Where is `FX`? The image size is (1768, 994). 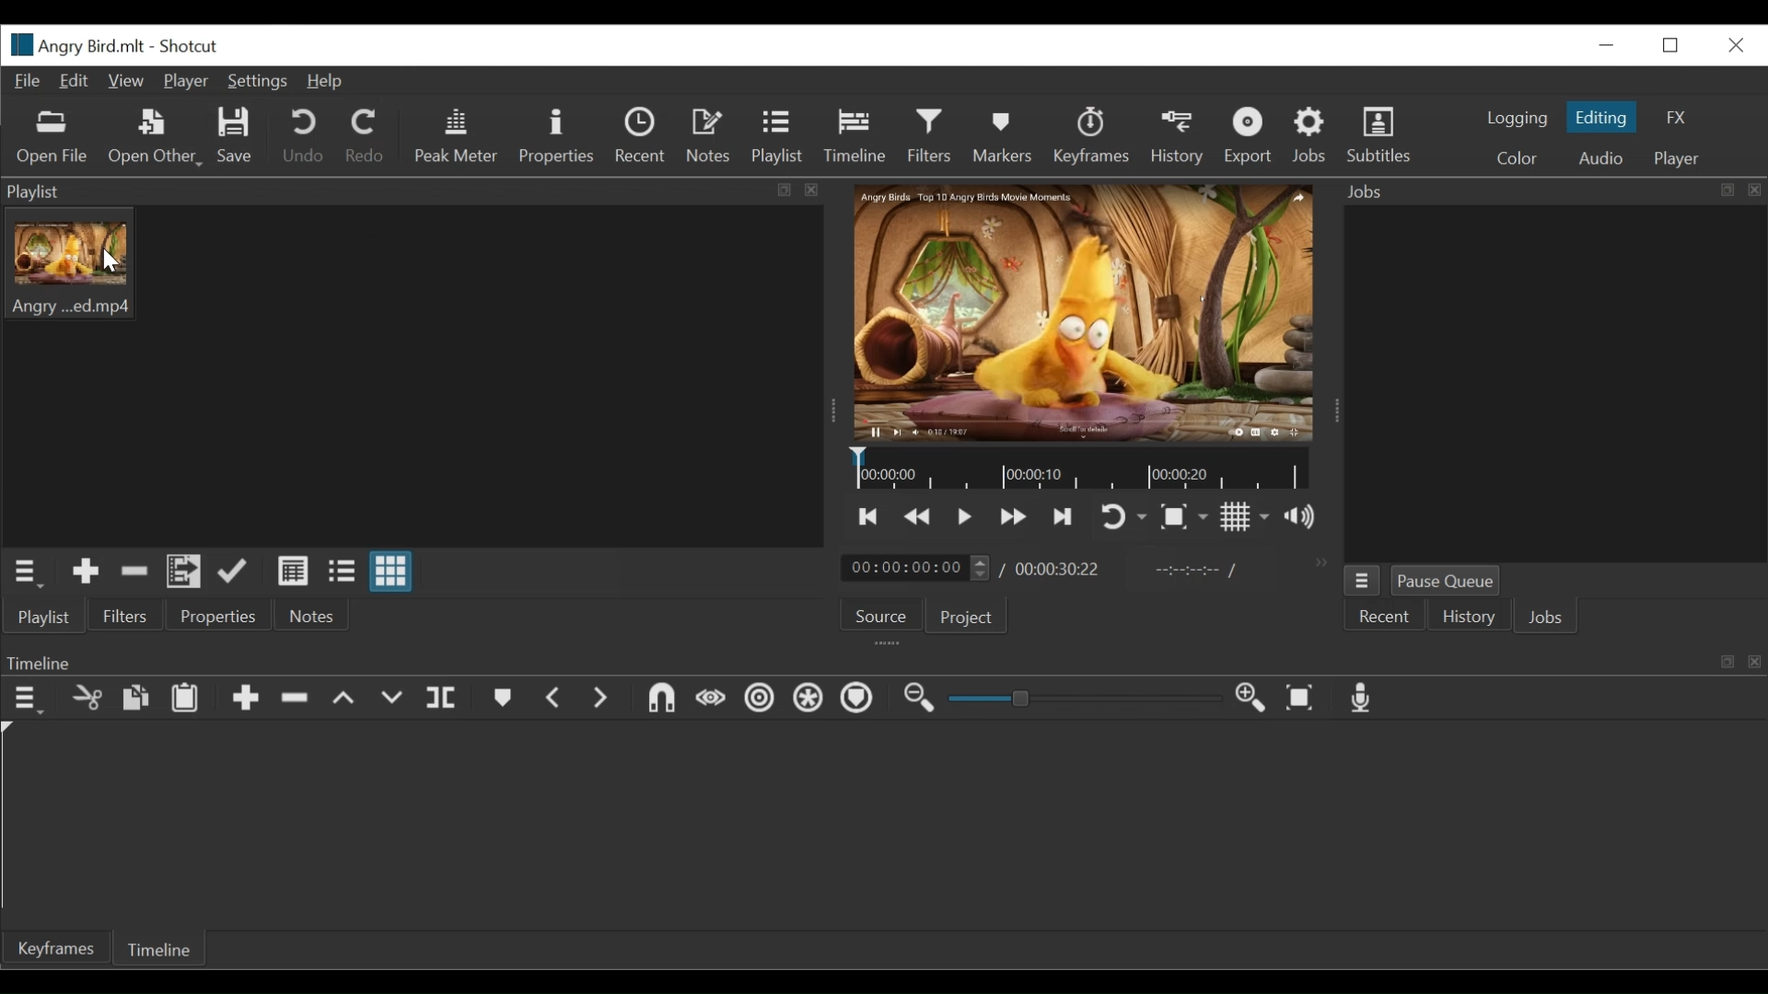 FX is located at coordinates (1673, 117).